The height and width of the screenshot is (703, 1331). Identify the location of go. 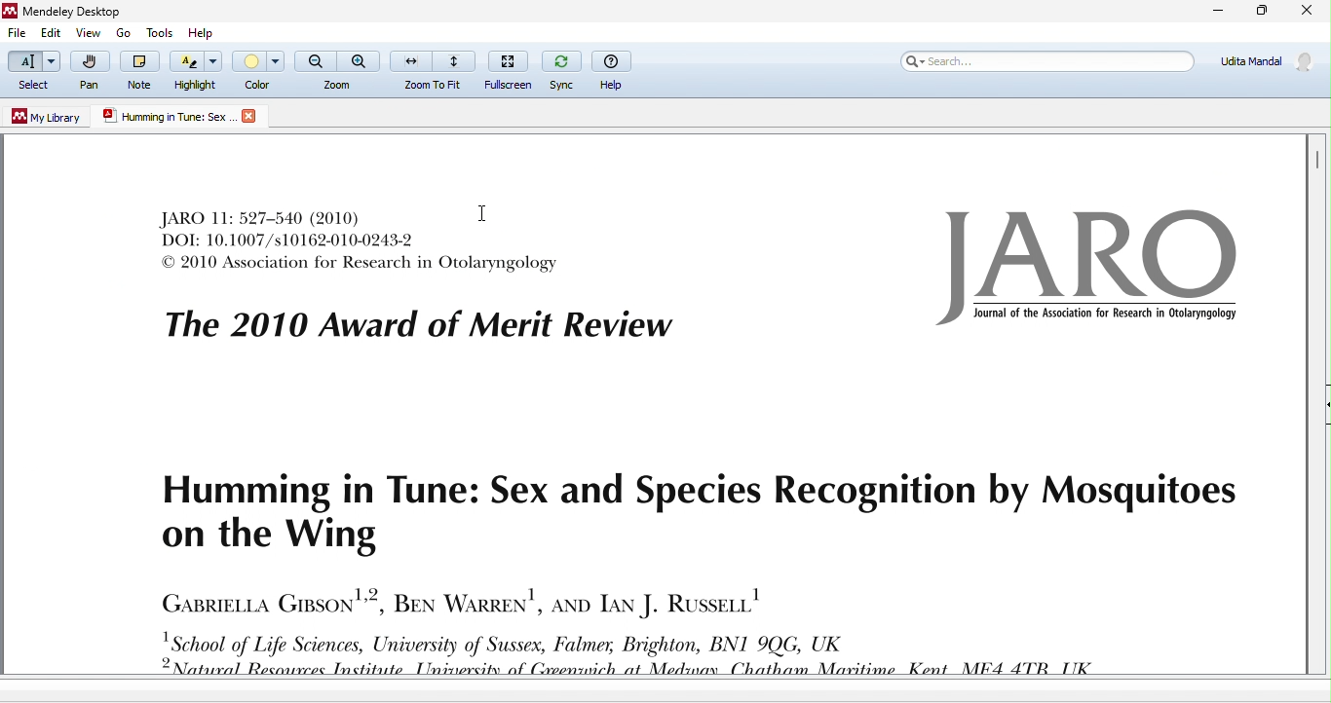
(121, 33).